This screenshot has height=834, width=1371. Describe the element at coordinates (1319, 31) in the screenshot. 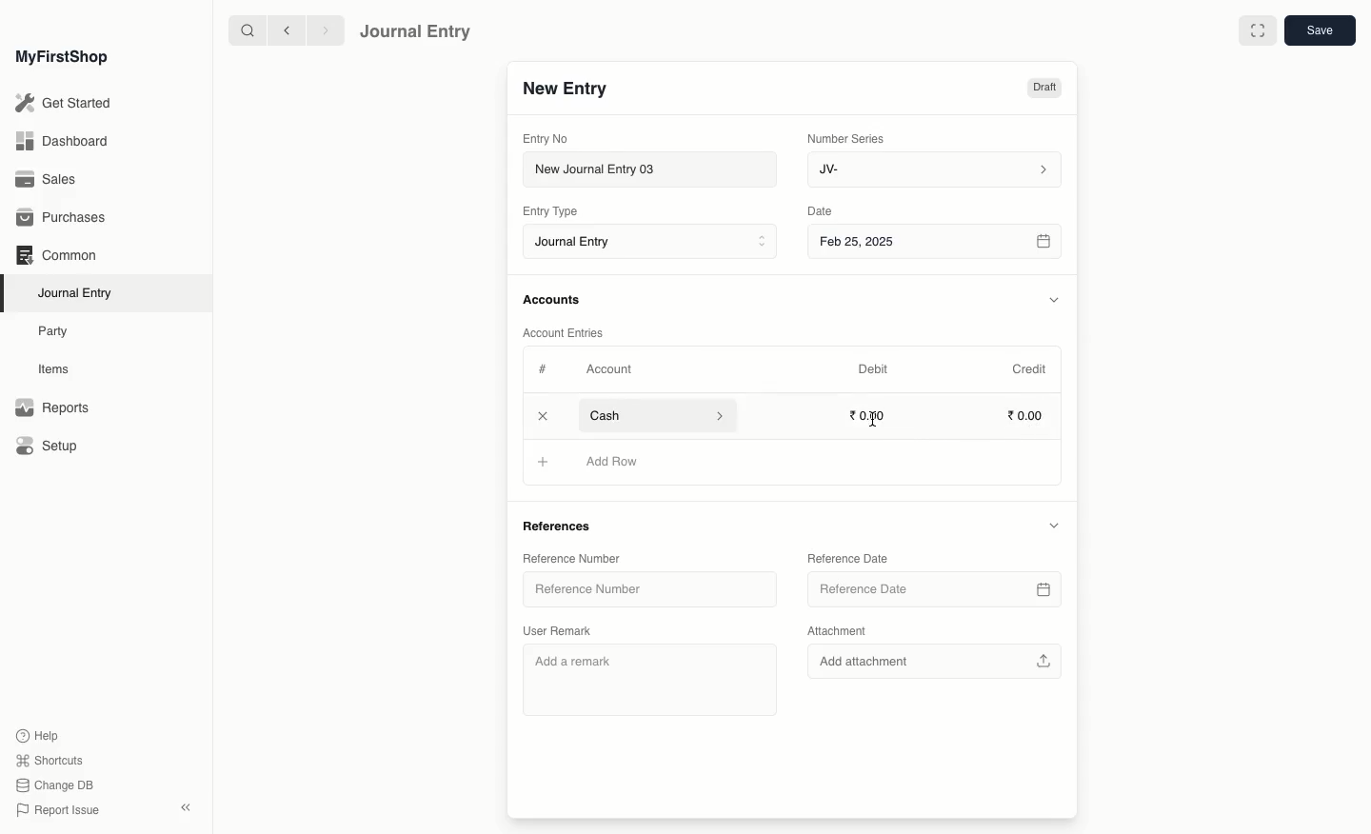

I see `save` at that location.